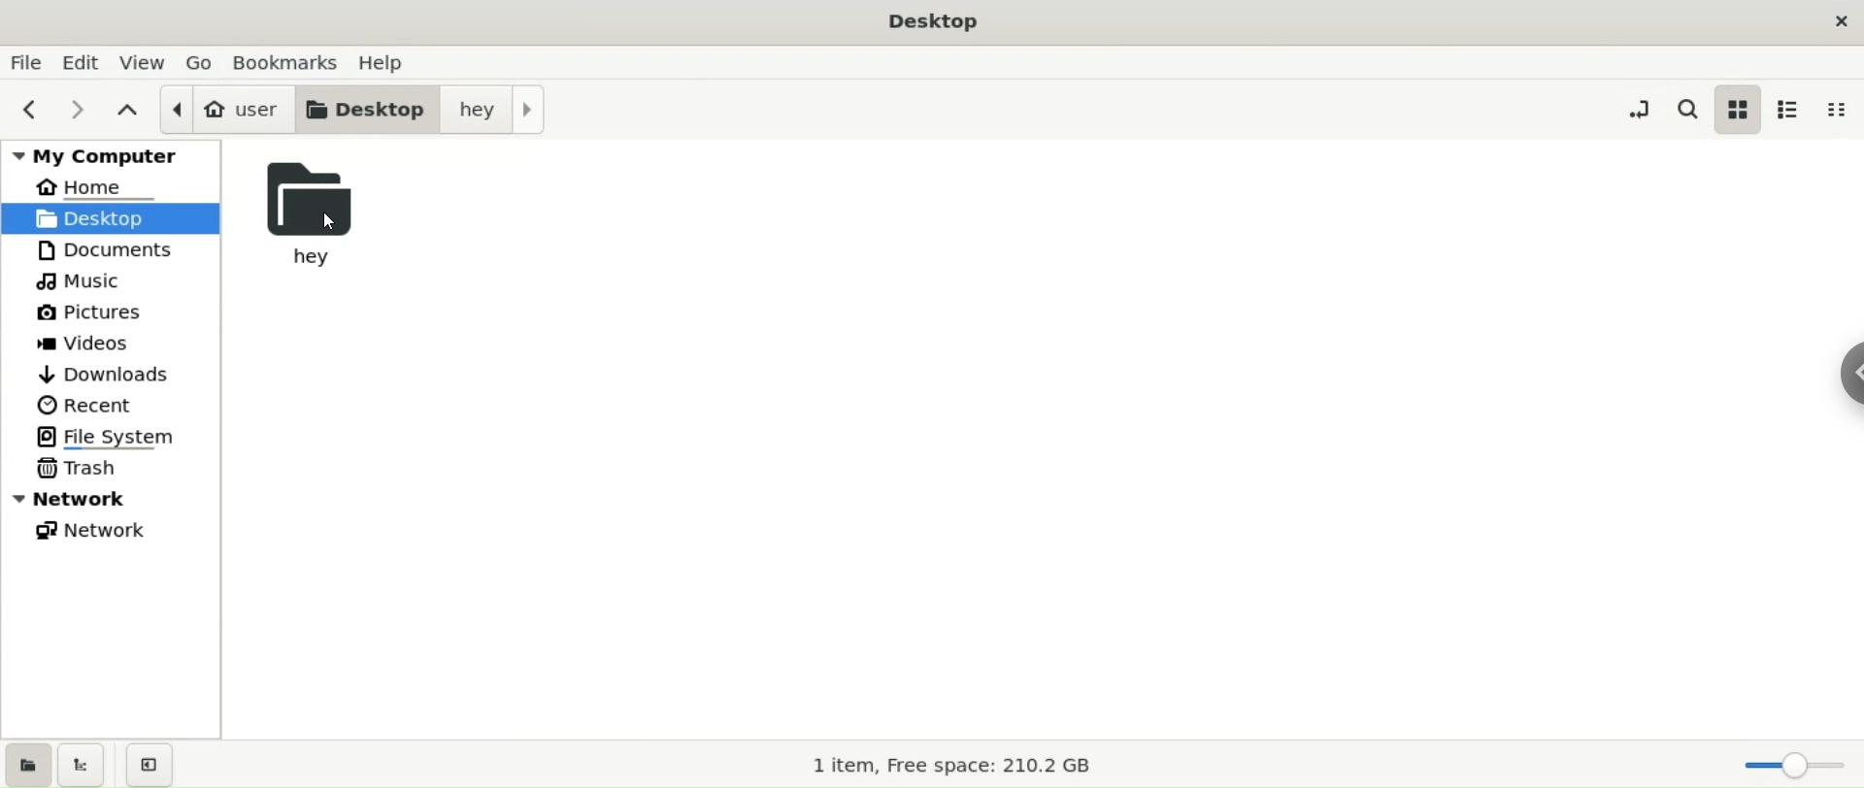 The height and width of the screenshot is (788, 1864). I want to click on edit, so click(80, 61).